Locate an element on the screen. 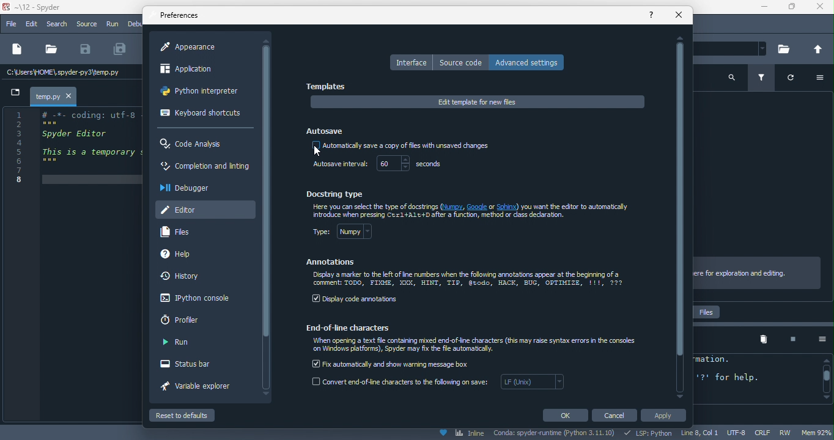 Image resolution: width=834 pixels, height=440 pixels. cursor movement is located at coordinates (314, 151).